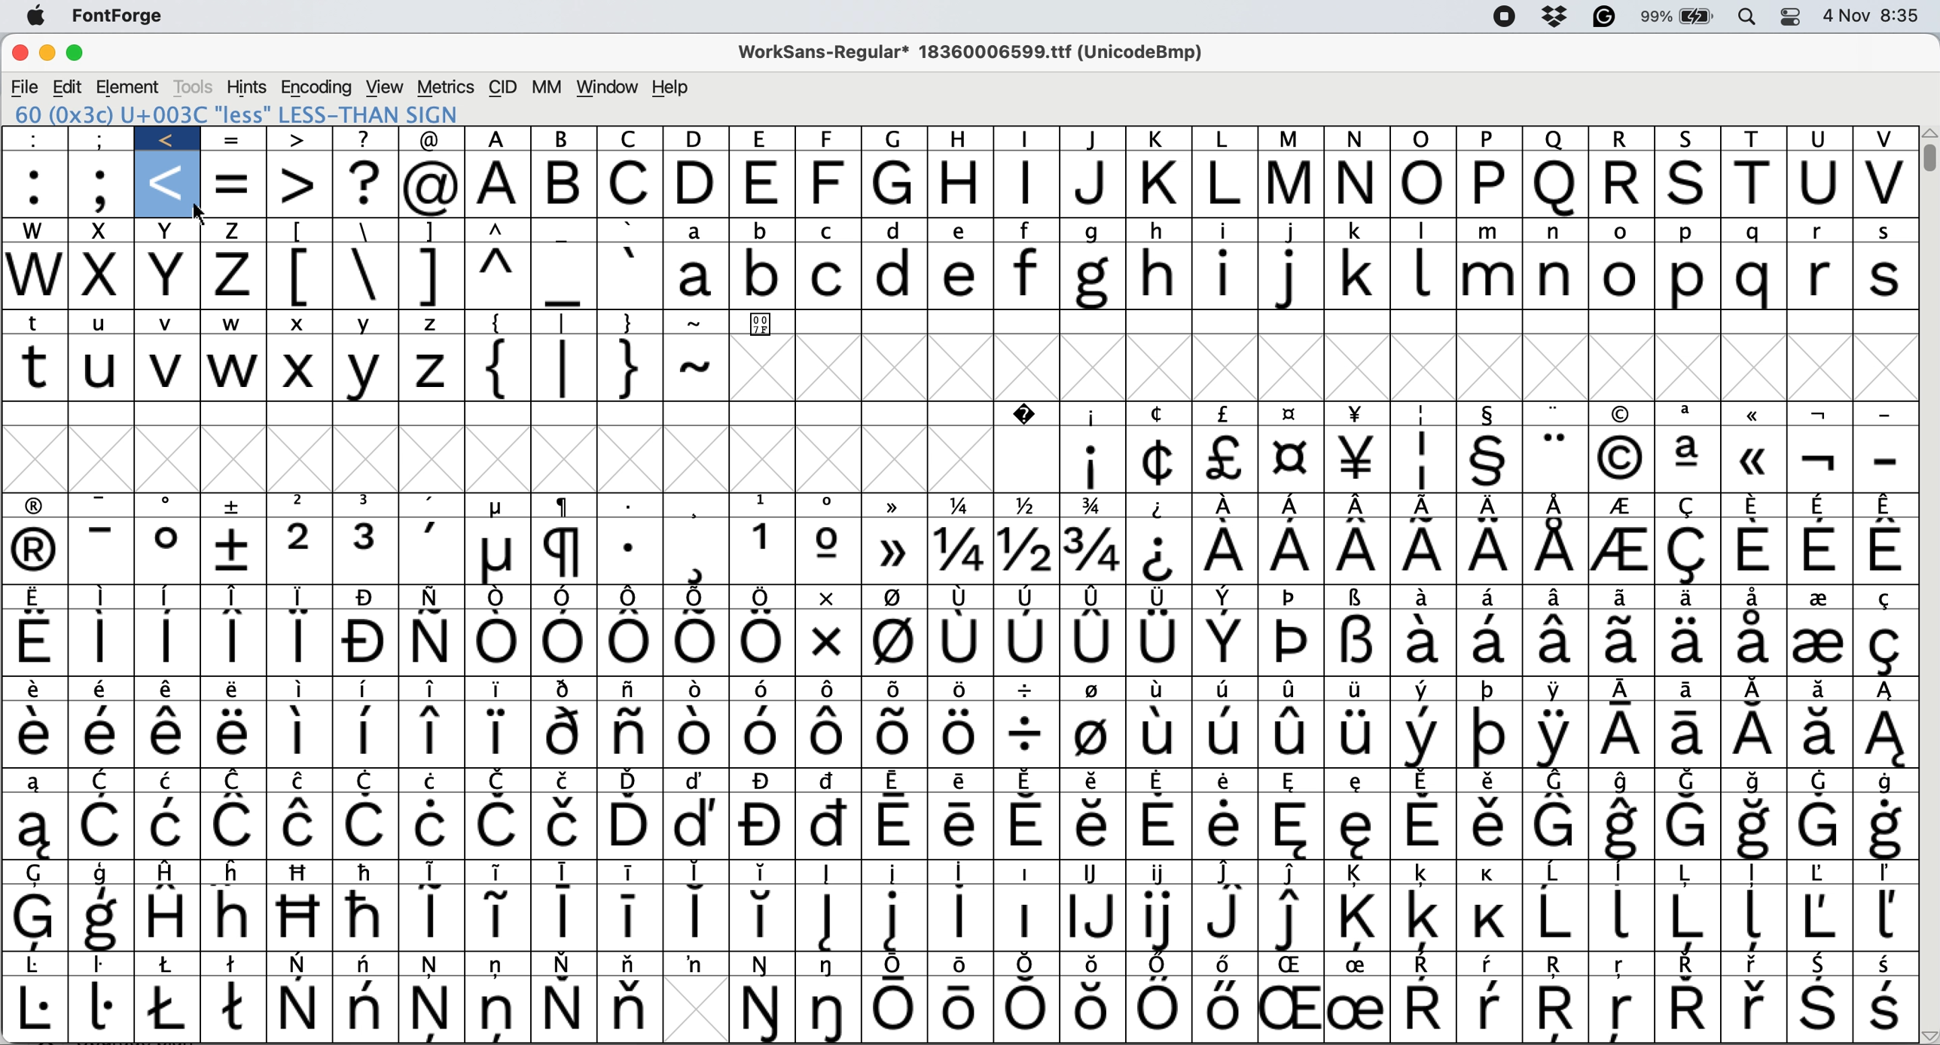 The width and height of the screenshot is (1940, 1045). Describe the element at coordinates (1490, 413) in the screenshot. I see `Symbol` at that location.